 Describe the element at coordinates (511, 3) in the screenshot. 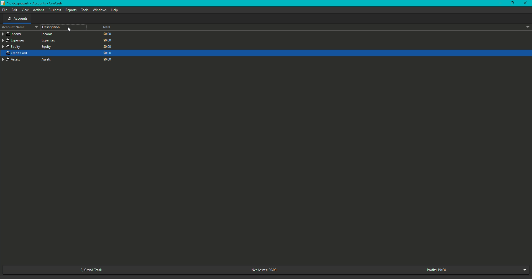

I see `Restore` at that location.